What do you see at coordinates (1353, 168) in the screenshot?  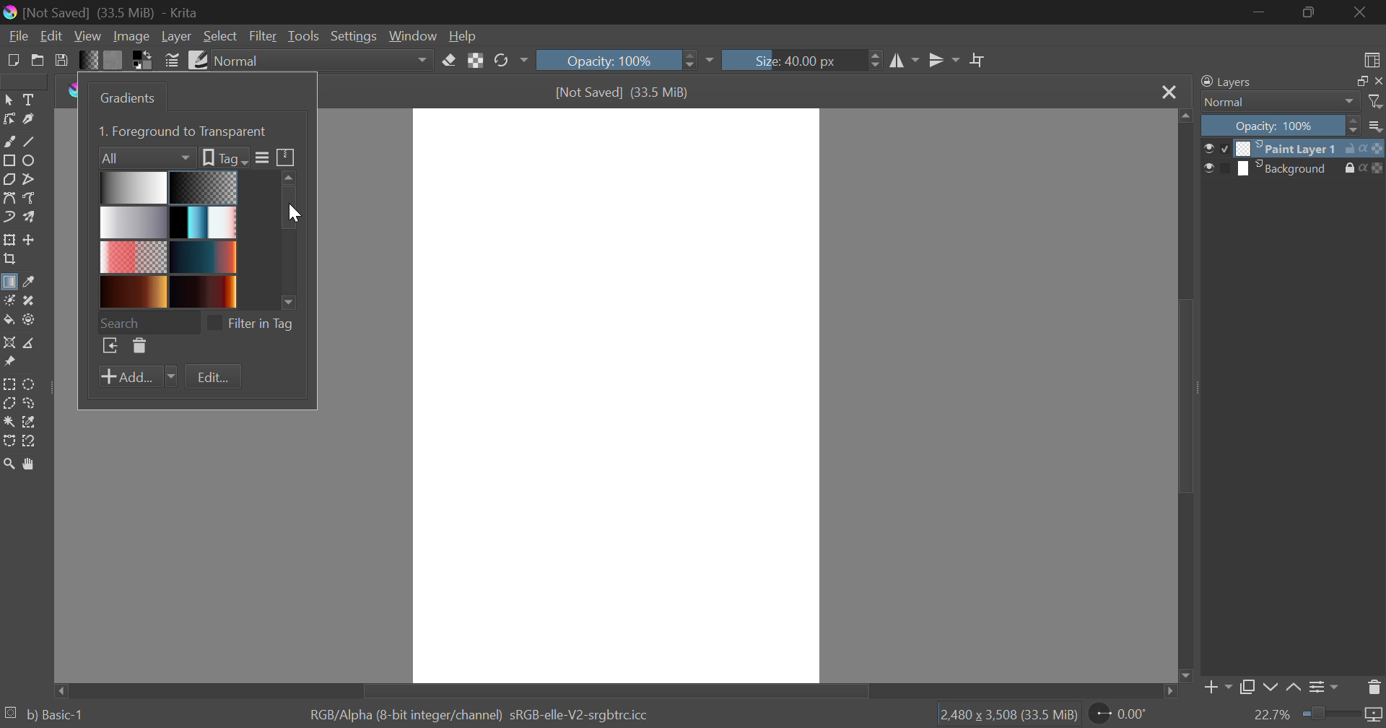 I see `lock` at bounding box center [1353, 168].